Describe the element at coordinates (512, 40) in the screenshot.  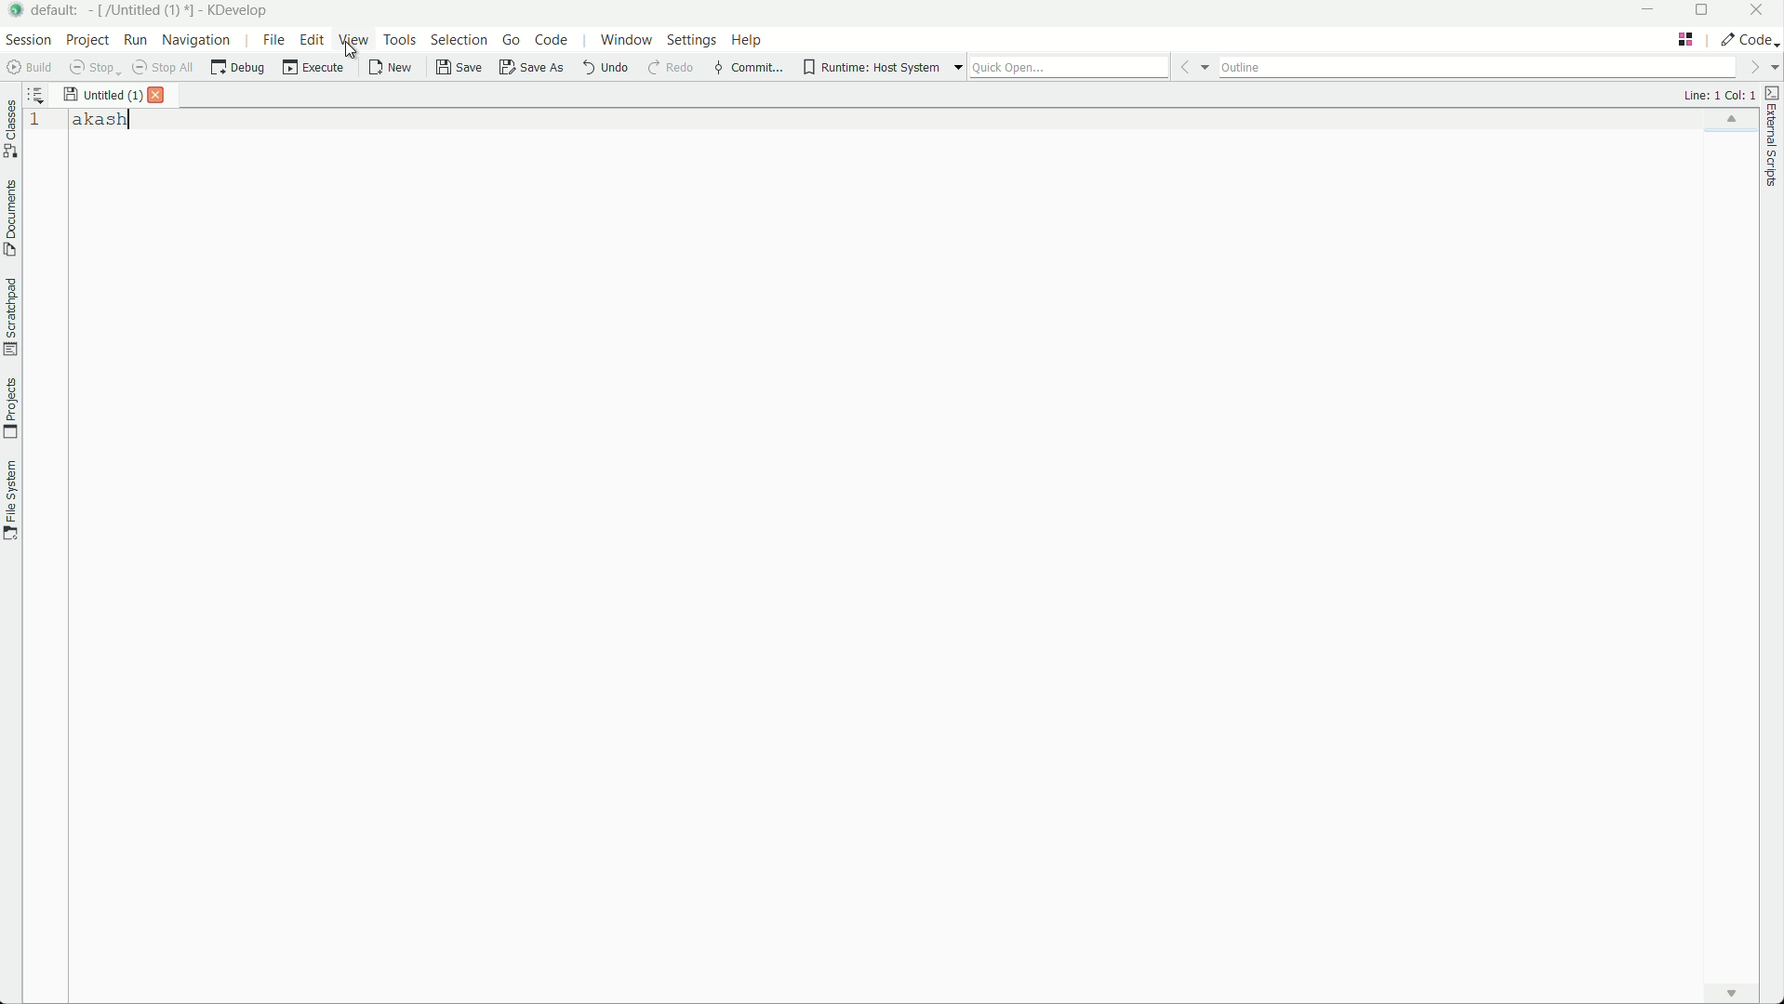
I see `go` at that location.